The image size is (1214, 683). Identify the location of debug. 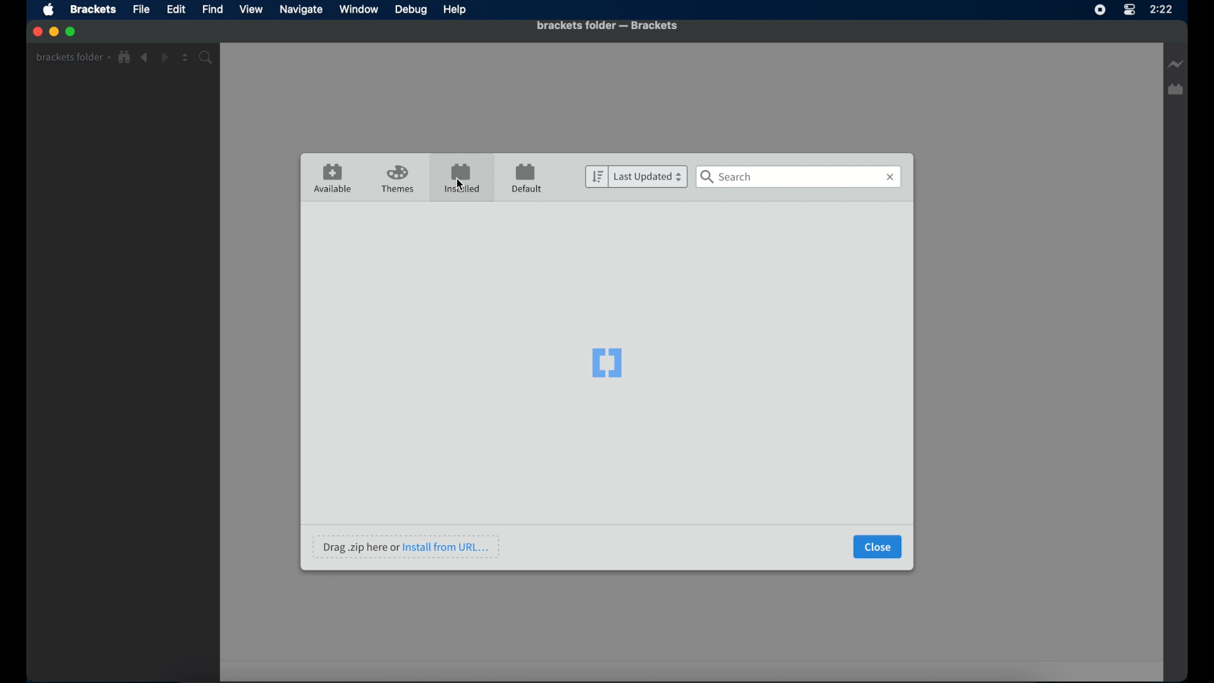
(412, 11).